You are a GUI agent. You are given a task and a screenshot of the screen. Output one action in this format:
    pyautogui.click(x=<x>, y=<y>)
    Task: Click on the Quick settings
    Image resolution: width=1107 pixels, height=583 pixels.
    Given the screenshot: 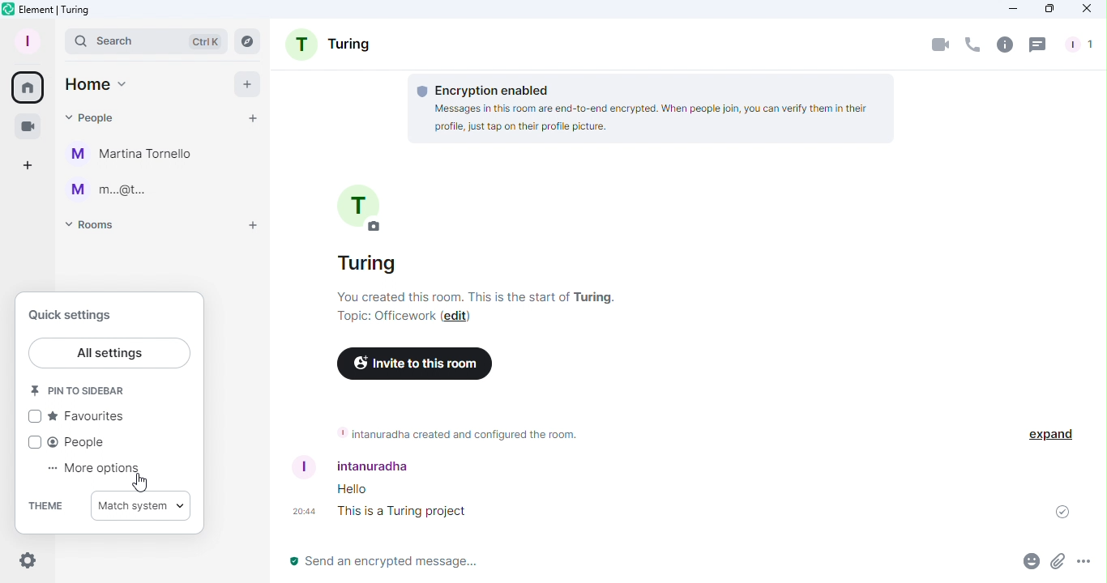 What is the action you would take?
    pyautogui.click(x=26, y=562)
    